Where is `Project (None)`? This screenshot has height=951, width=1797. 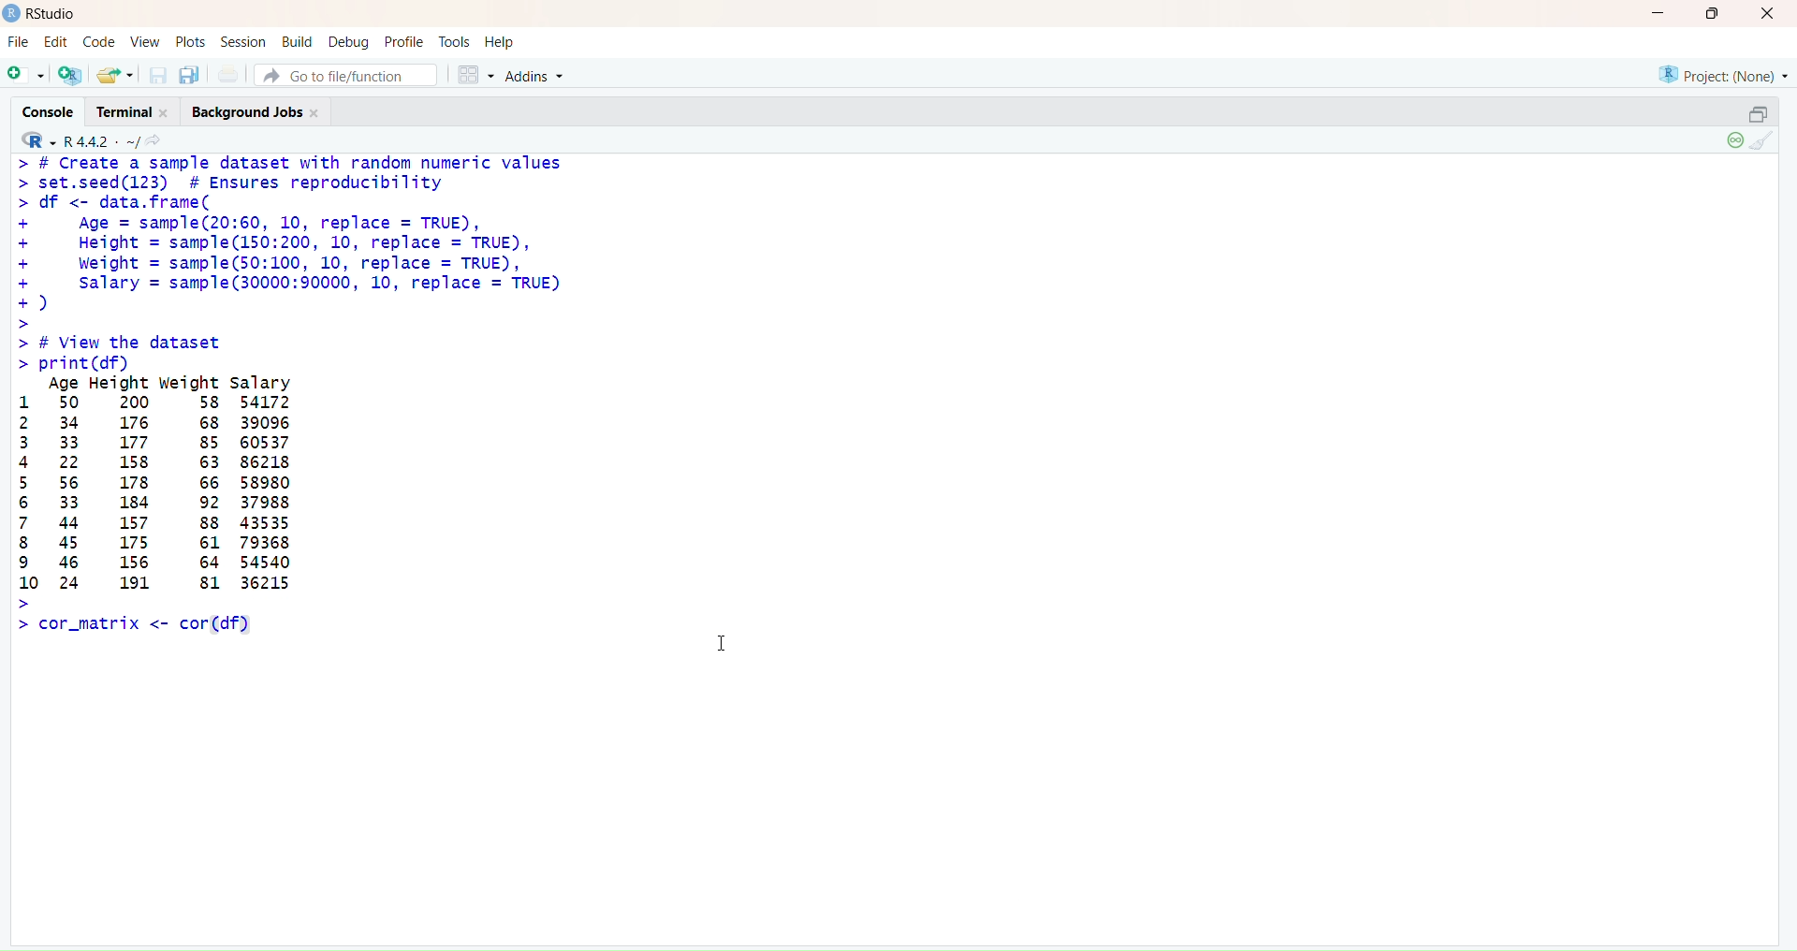
Project (None) is located at coordinates (1726, 78).